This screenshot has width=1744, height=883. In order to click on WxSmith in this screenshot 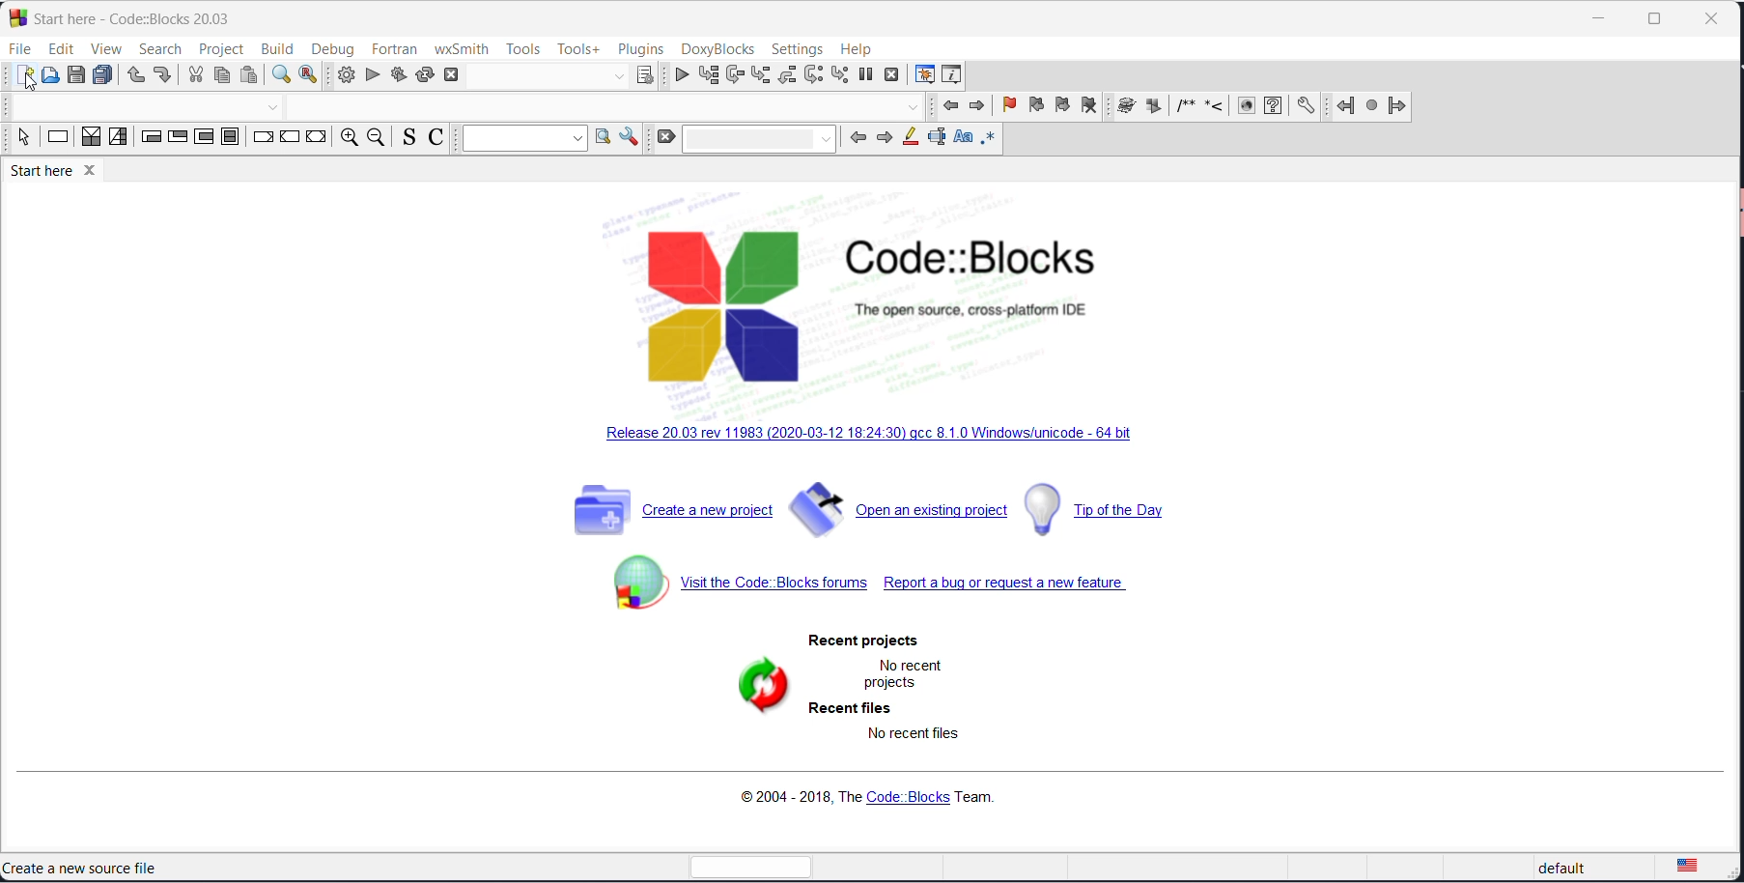, I will do `click(461, 46)`.